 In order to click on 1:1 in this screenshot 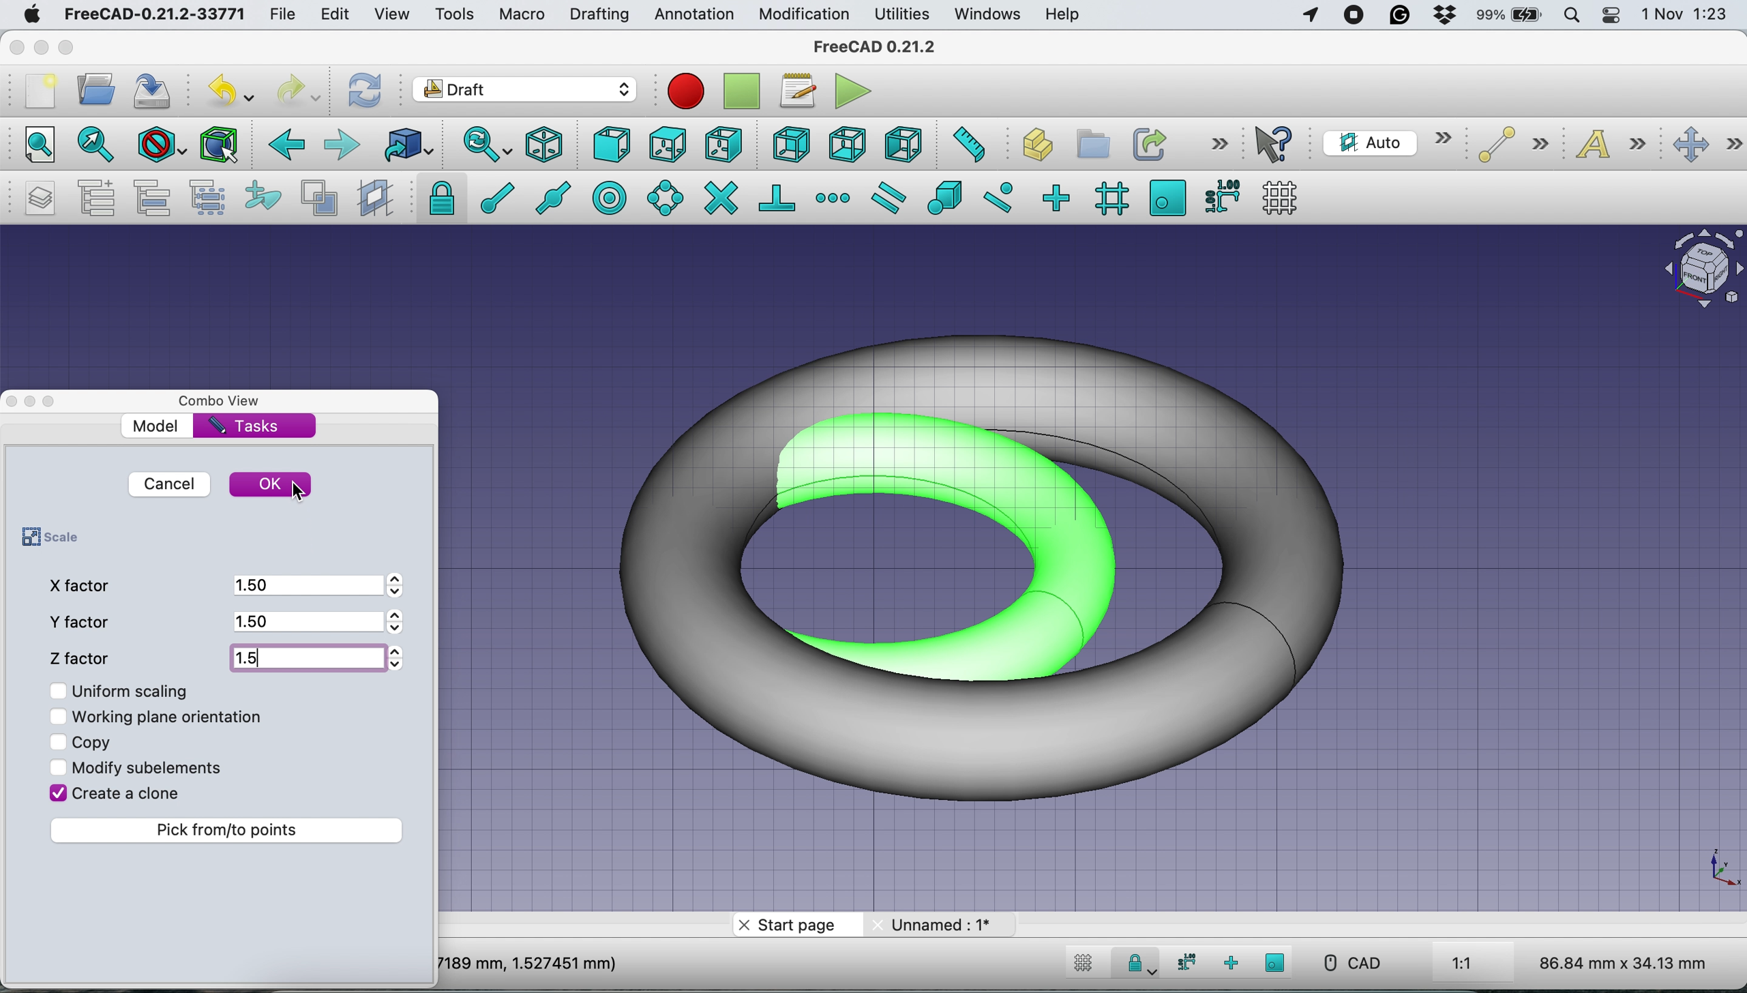, I will do `click(1478, 964)`.